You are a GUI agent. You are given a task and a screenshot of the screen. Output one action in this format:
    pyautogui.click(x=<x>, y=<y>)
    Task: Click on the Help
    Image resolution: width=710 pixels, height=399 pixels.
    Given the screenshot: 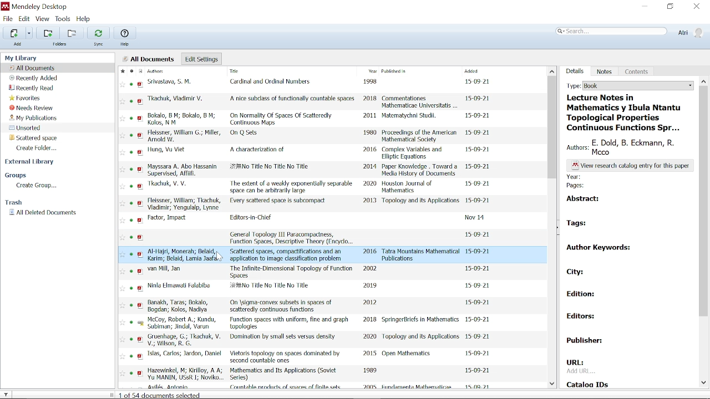 What is the action you would take?
    pyautogui.click(x=125, y=33)
    